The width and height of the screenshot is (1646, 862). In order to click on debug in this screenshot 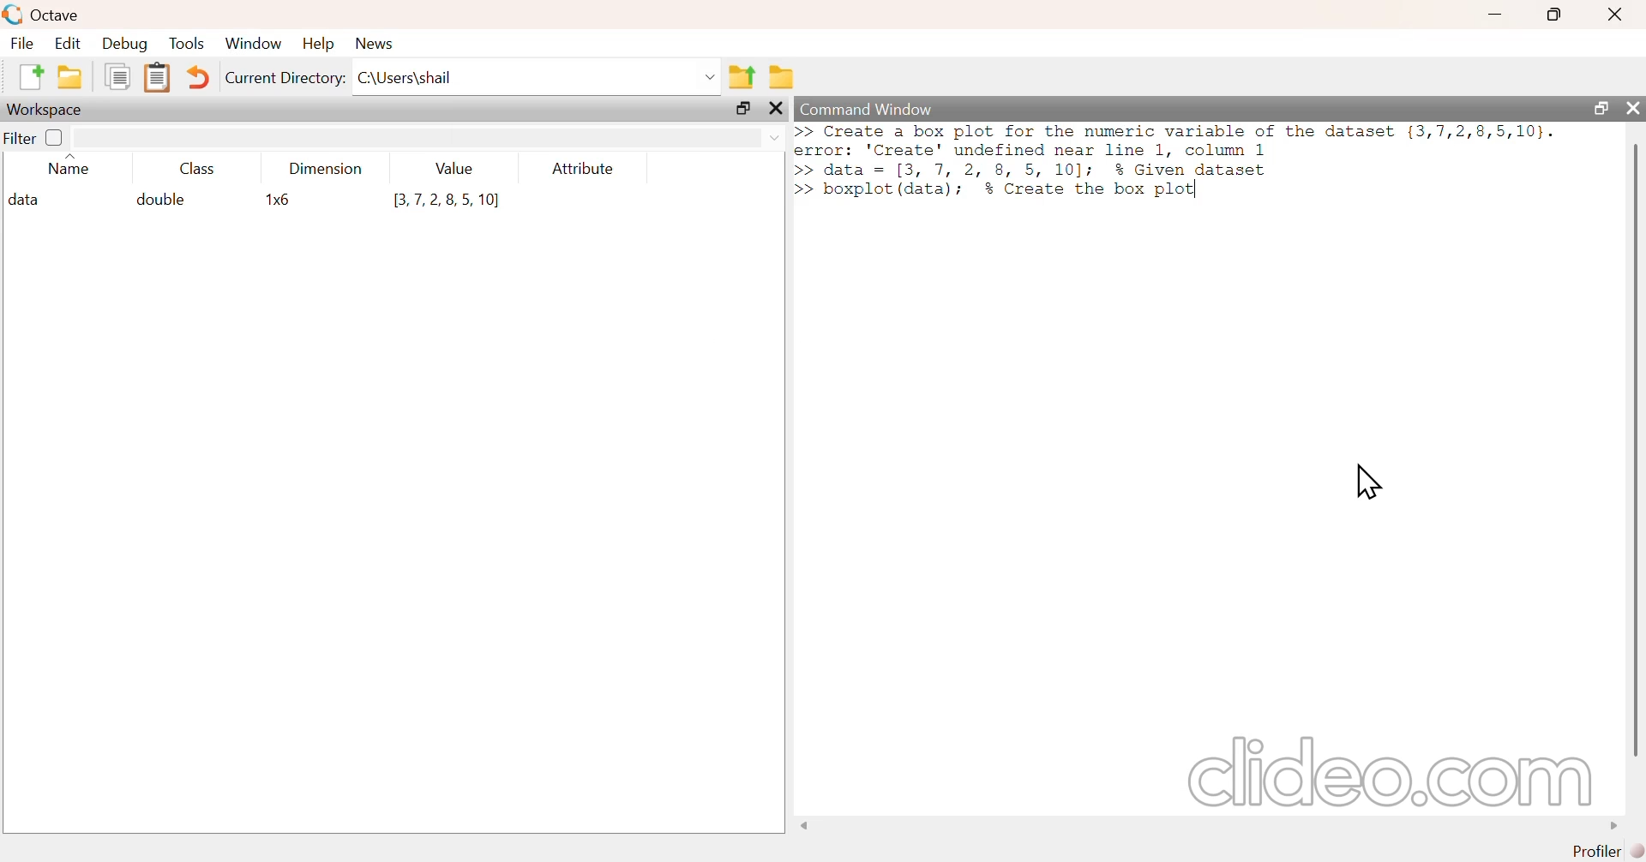, I will do `click(125, 43)`.